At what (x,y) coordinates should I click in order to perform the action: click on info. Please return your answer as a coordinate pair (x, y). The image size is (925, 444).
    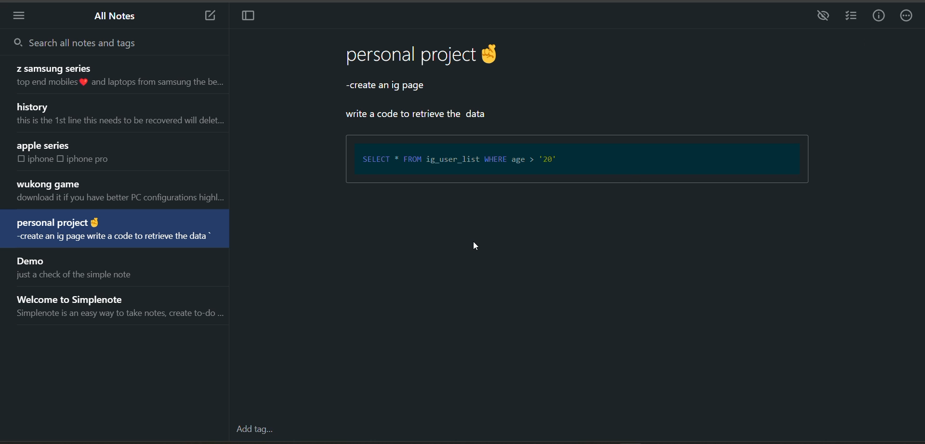
    Looking at the image, I should click on (879, 16).